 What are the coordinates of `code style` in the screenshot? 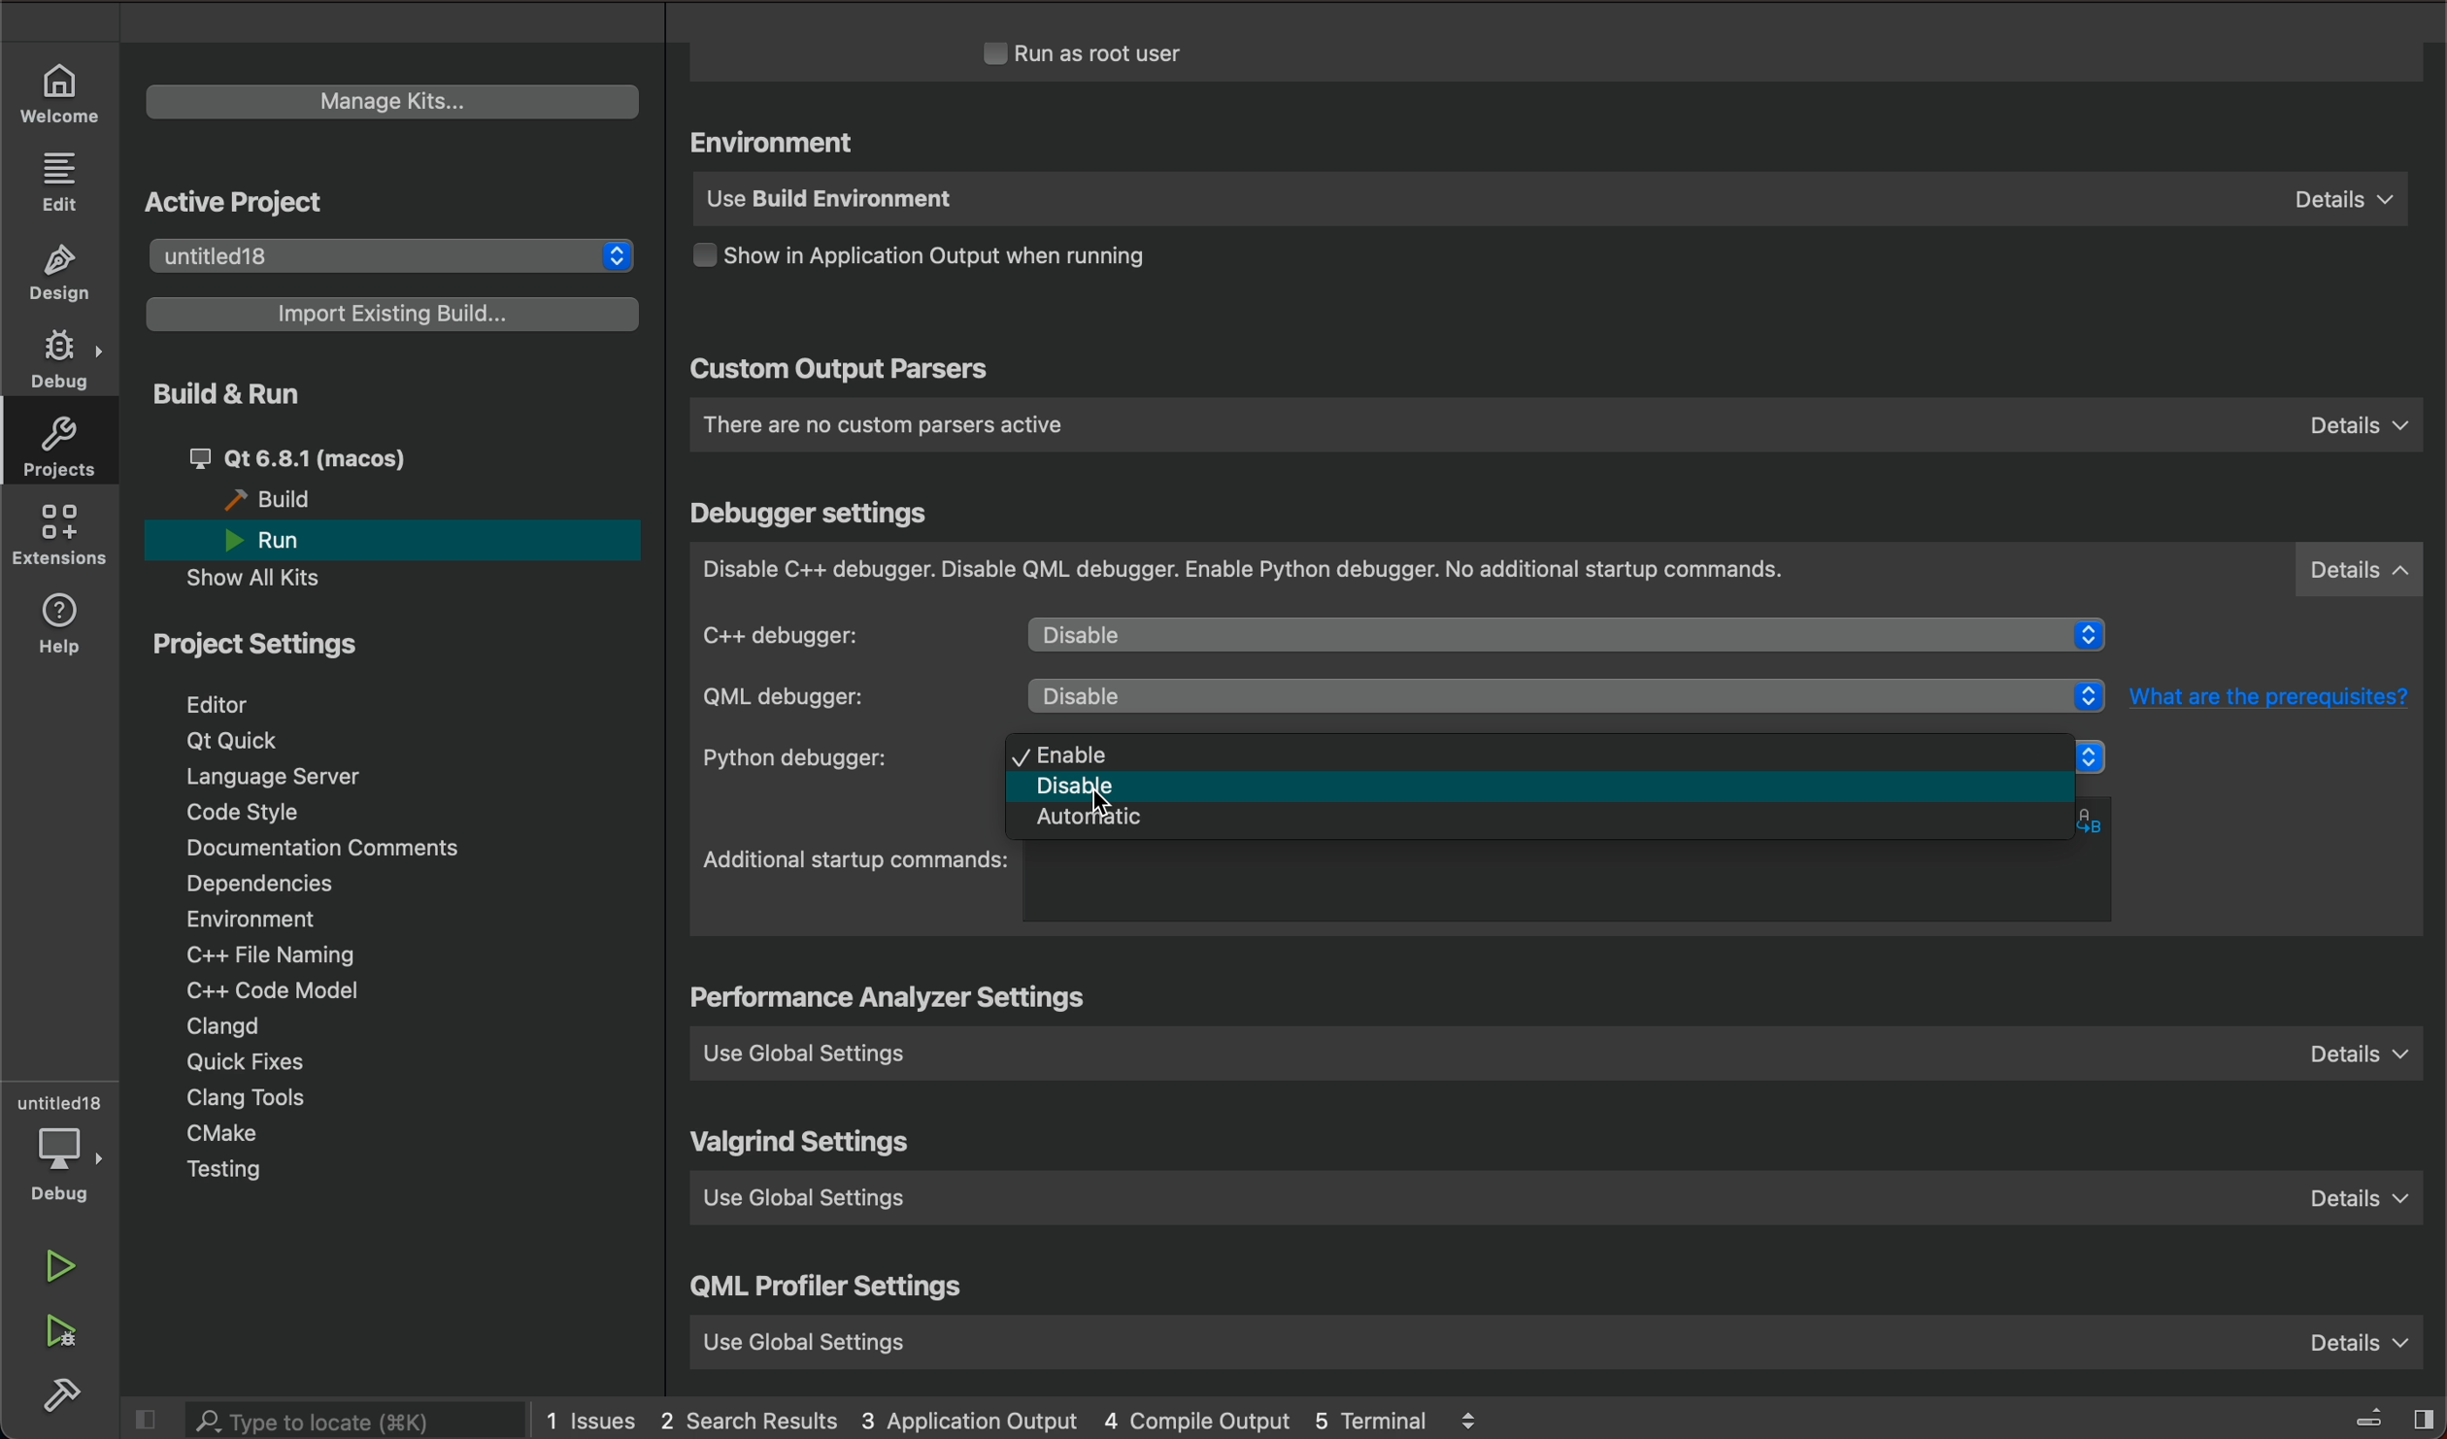 It's located at (247, 815).